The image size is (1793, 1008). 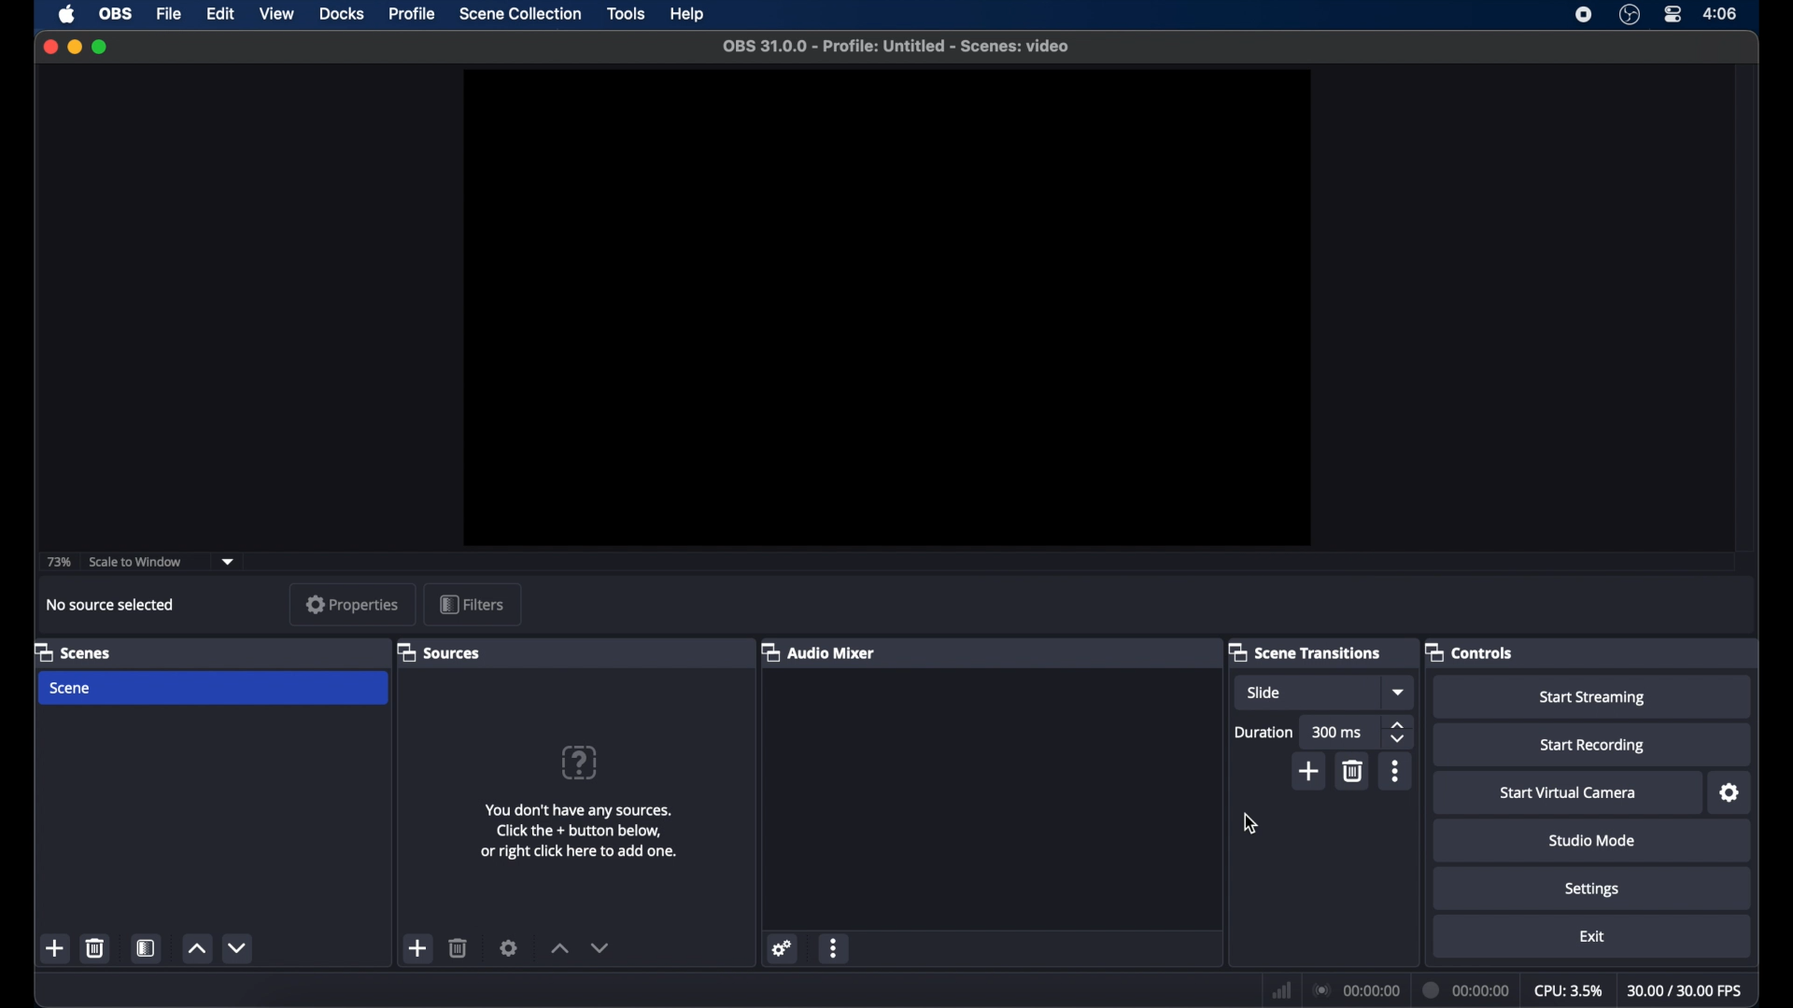 I want to click on duration, so click(x=1467, y=989).